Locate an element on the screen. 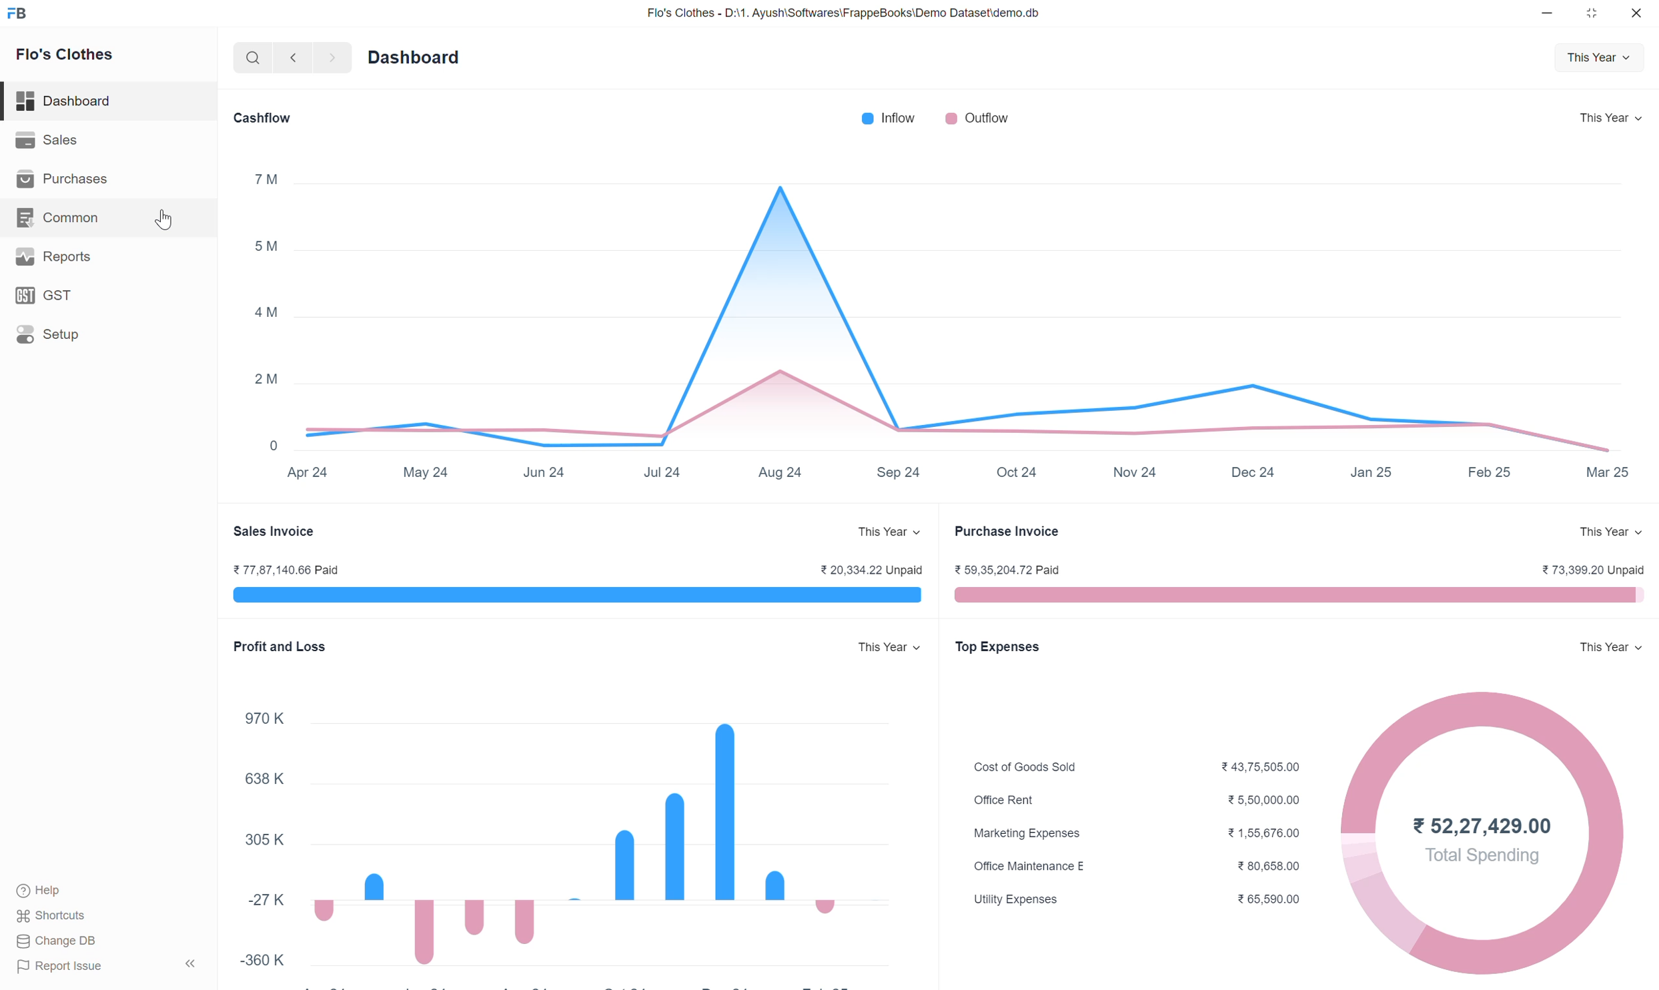 The width and height of the screenshot is (1659, 990). Outflow is located at coordinates (978, 119).